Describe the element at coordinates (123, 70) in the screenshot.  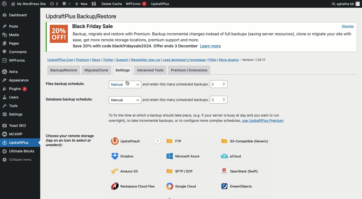
I see `Settings` at that location.